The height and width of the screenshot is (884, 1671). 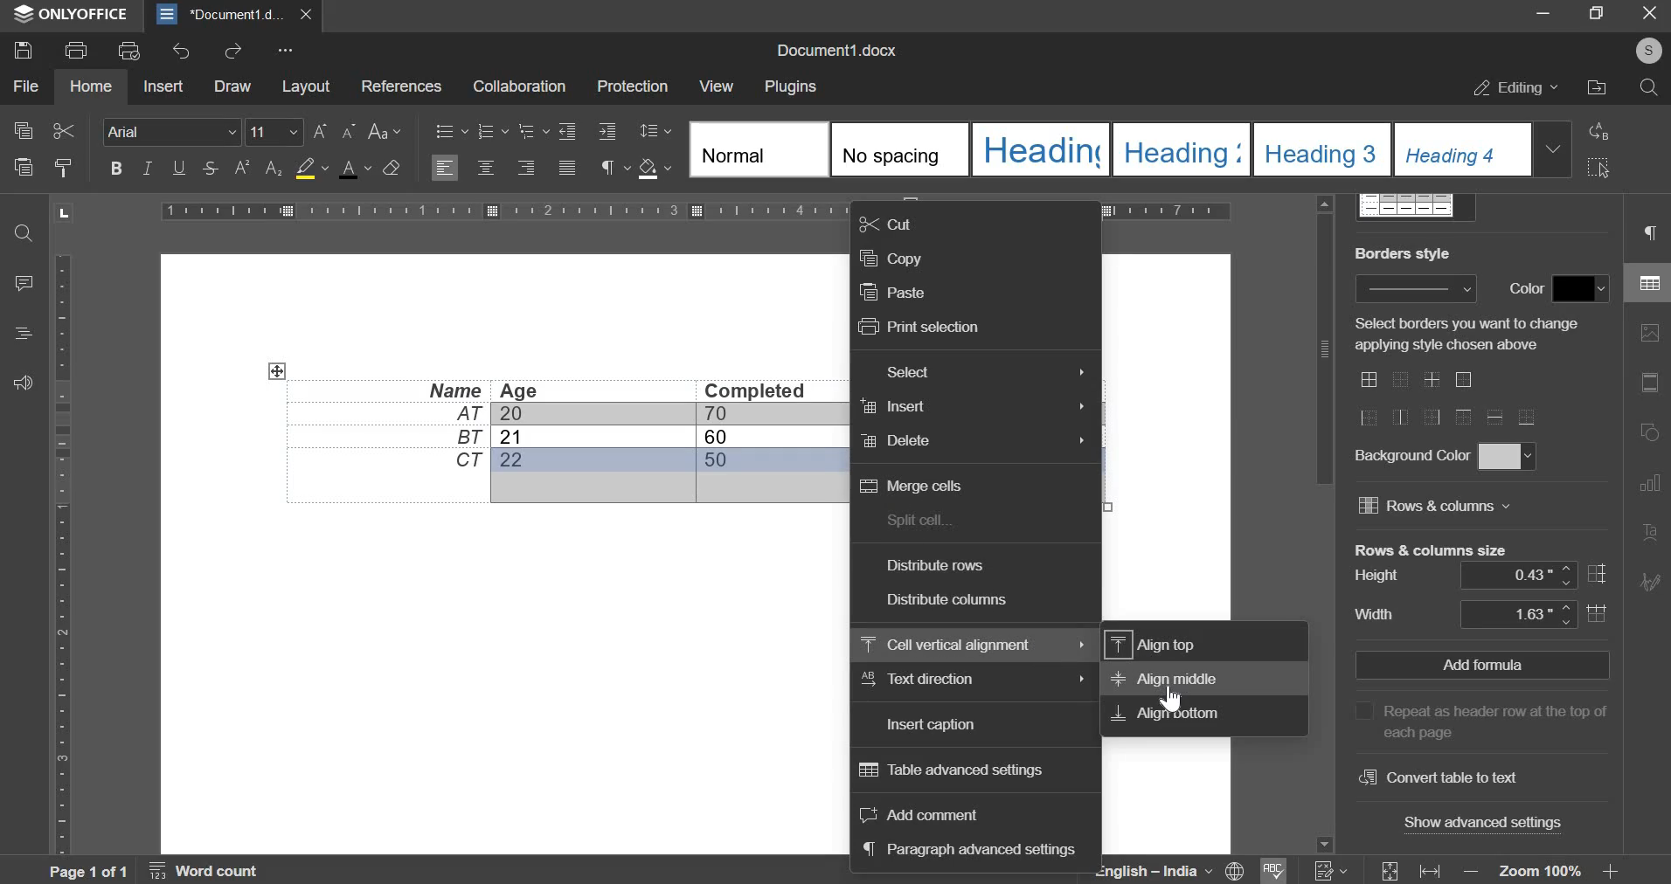 What do you see at coordinates (1508, 457) in the screenshot?
I see `background colors` at bounding box center [1508, 457].